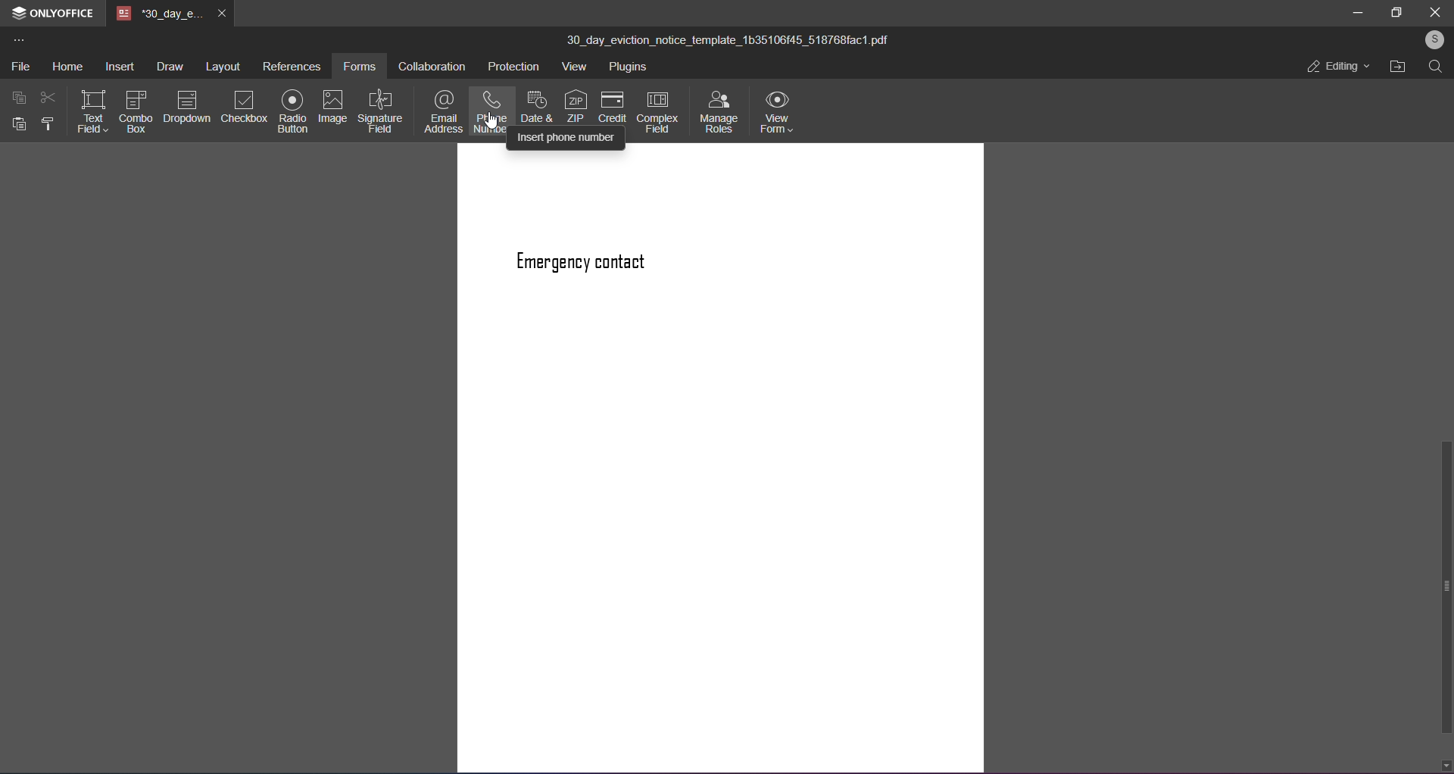 The image size is (1454, 774). I want to click on home, so click(64, 67).